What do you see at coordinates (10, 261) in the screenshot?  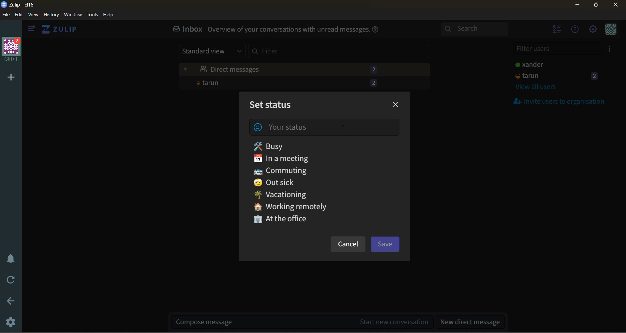 I see `enable do not disturb` at bounding box center [10, 261].